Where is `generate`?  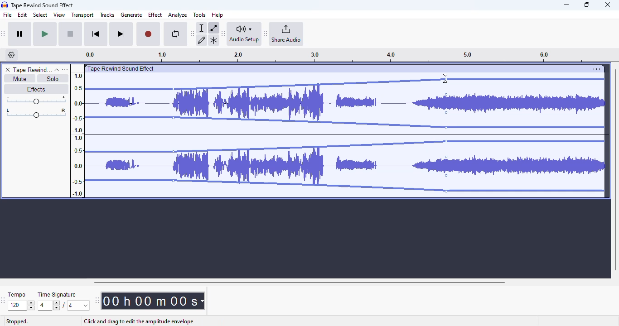 generate is located at coordinates (131, 15).